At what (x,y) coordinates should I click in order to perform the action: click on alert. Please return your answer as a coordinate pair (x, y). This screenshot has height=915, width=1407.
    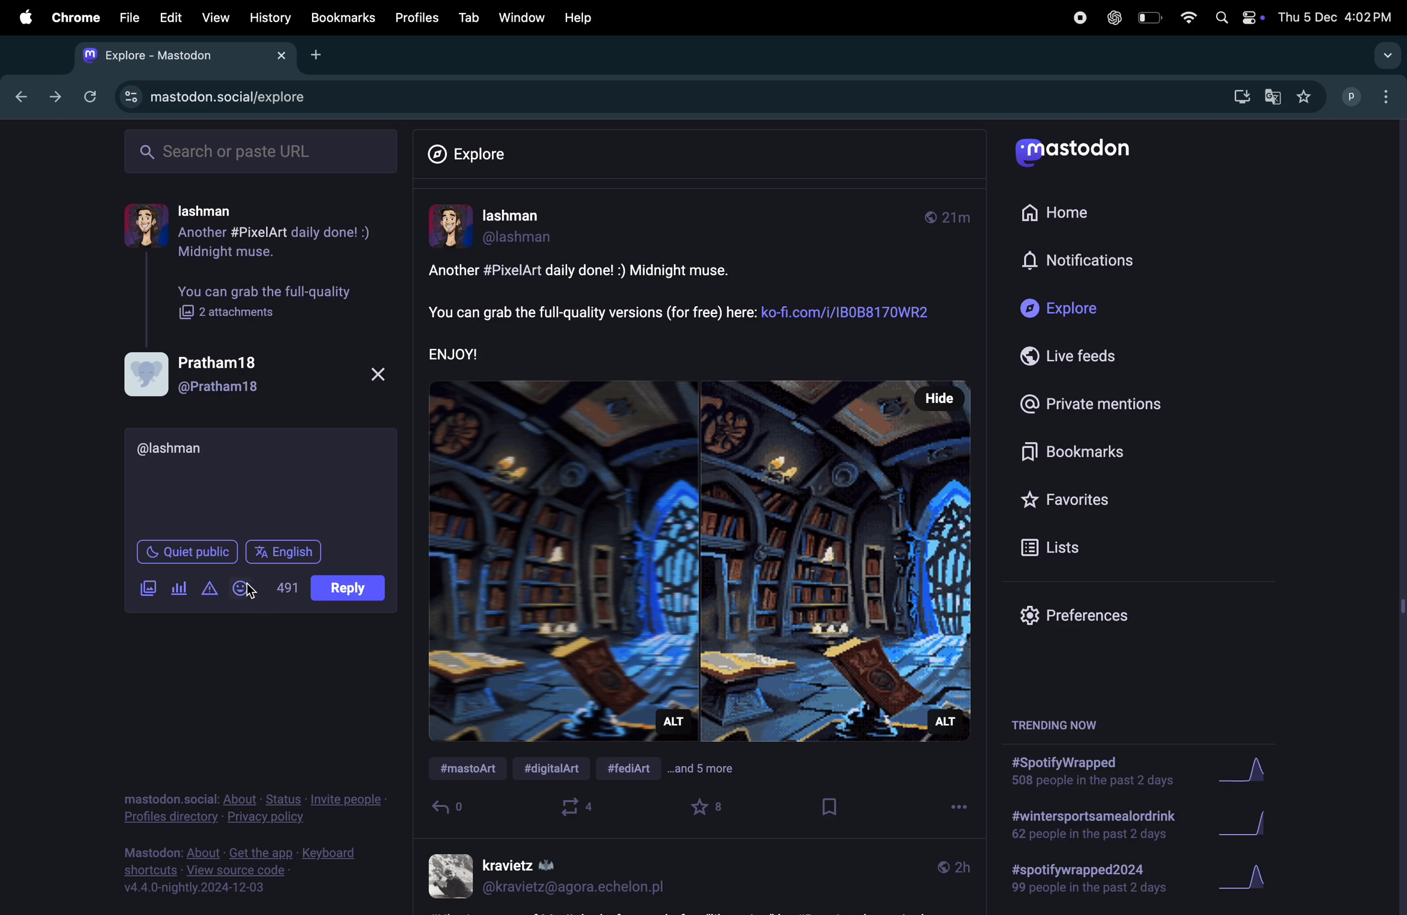
    Looking at the image, I should click on (209, 591).